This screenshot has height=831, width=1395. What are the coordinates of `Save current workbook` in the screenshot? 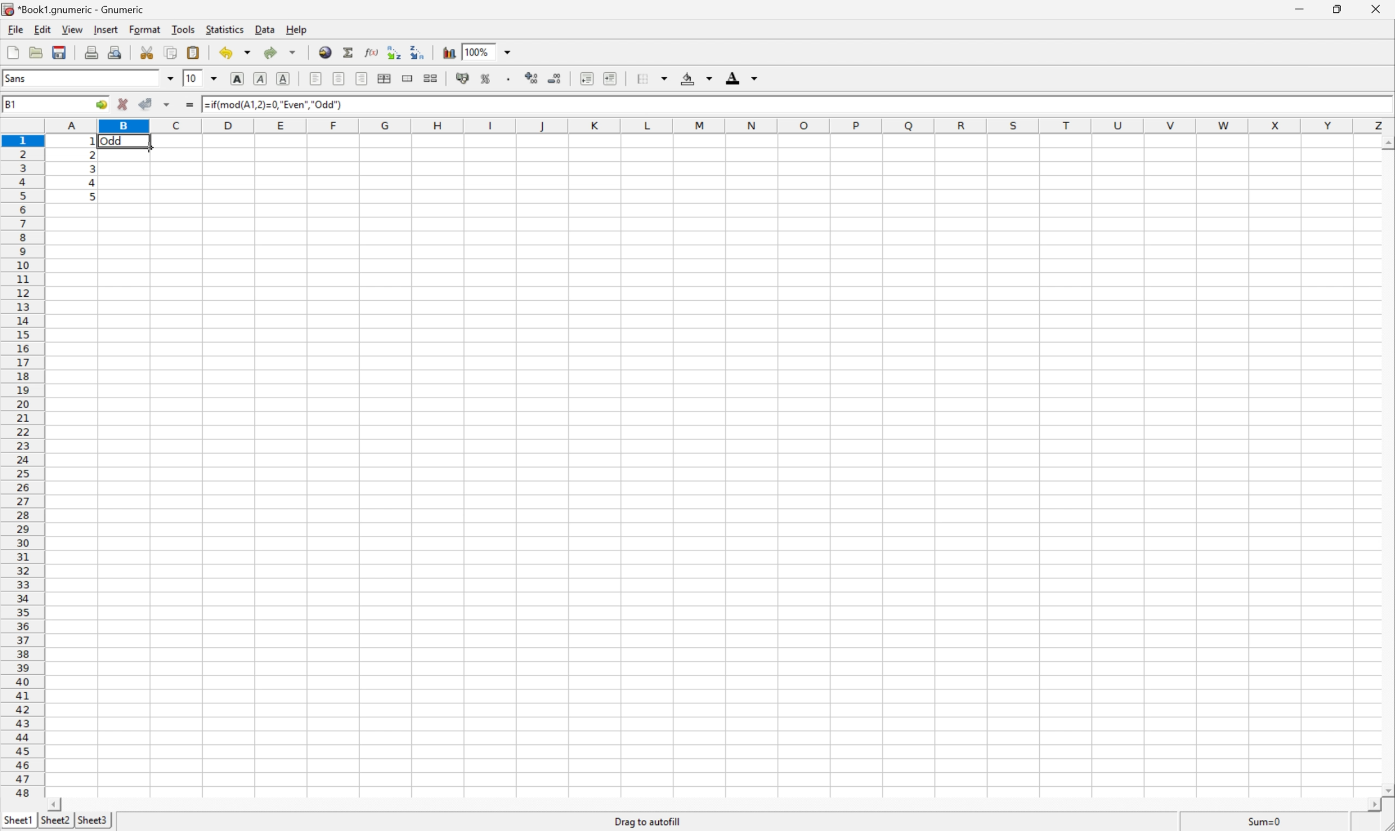 It's located at (58, 51).